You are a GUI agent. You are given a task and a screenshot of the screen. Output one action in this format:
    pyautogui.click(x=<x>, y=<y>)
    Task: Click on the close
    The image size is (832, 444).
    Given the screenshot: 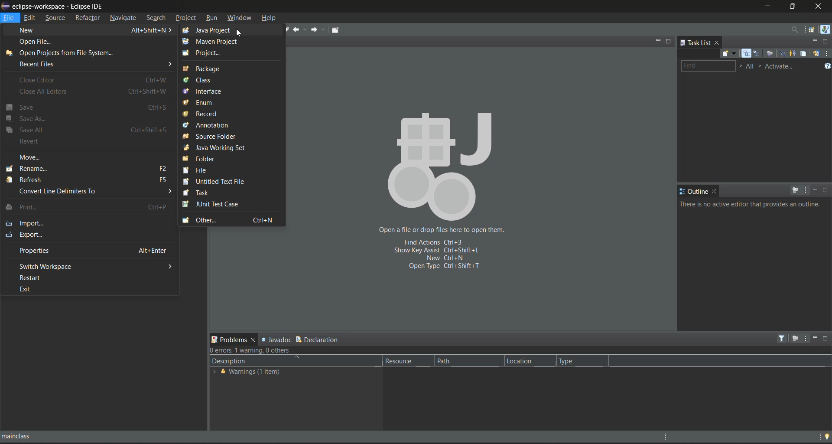 What is the action you would take?
    pyautogui.click(x=819, y=7)
    